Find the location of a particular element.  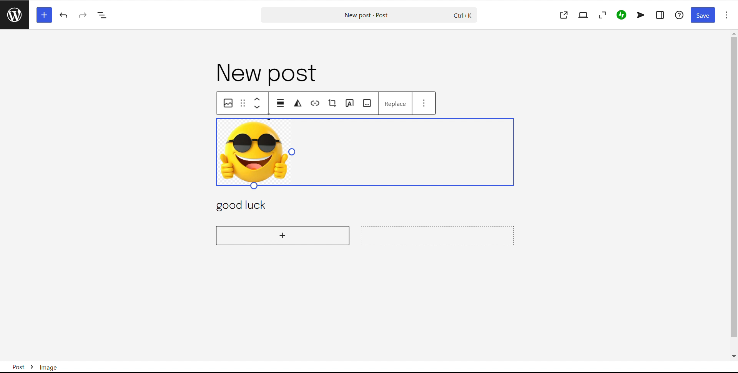

post is located at coordinates (268, 74).